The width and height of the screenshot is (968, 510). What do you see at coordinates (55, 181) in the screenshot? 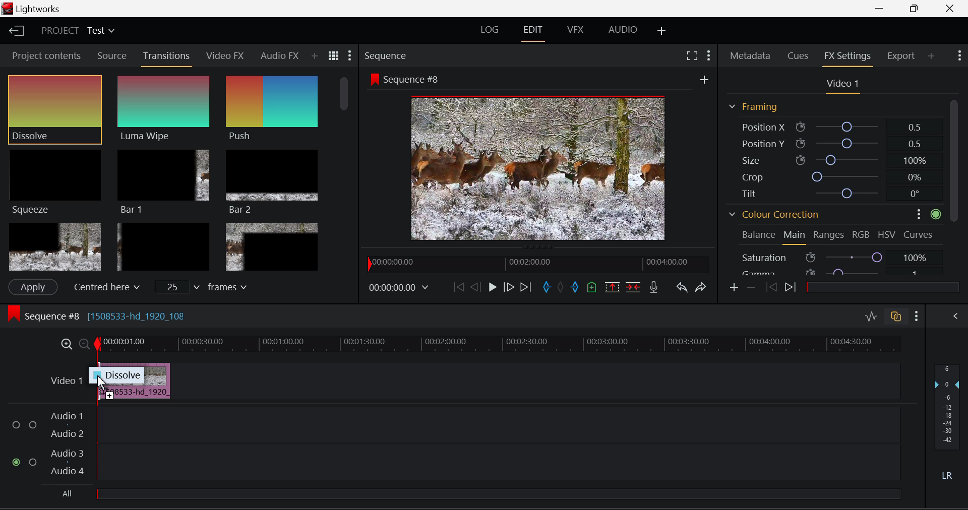
I see `Squeeze` at bounding box center [55, 181].